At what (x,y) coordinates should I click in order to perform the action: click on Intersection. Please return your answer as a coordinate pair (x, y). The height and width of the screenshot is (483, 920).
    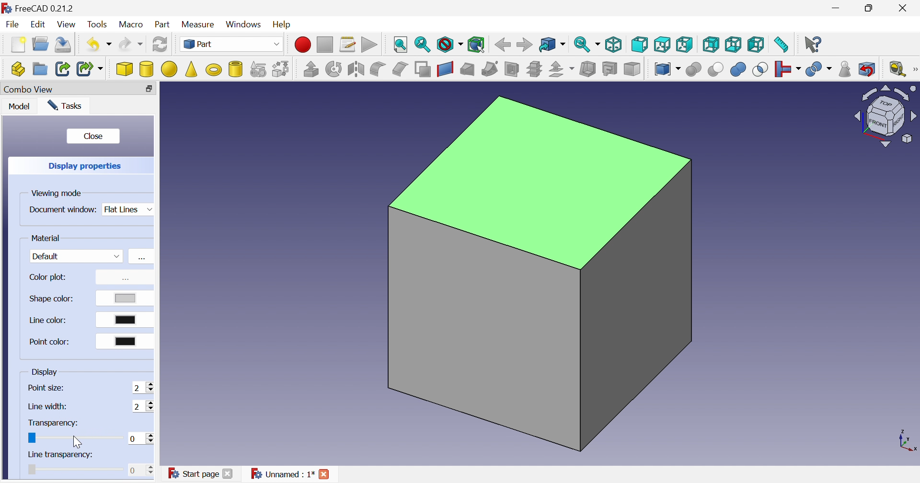
    Looking at the image, I should click on (761, 69).